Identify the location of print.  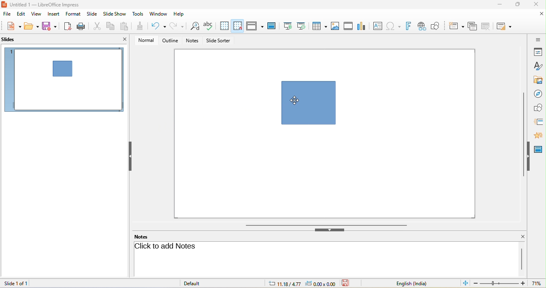
(80, 26).